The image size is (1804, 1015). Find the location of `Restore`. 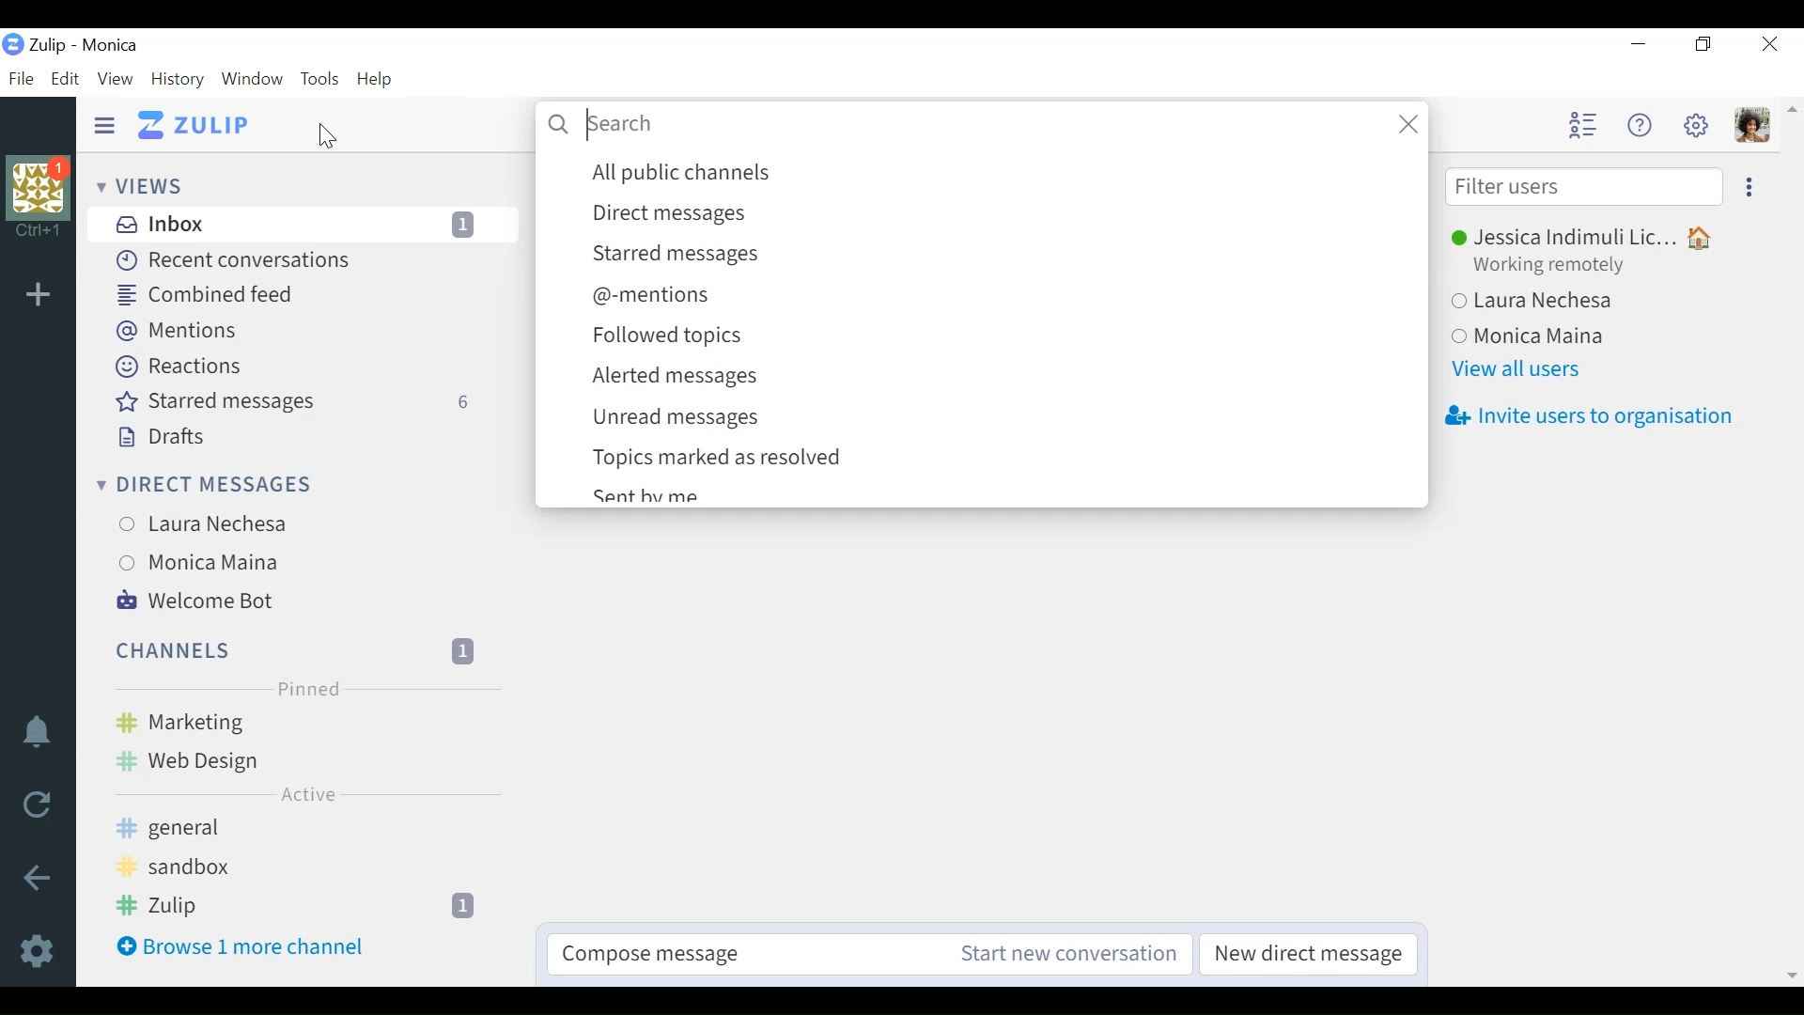

Restore is located at coordinates (1703, 44).